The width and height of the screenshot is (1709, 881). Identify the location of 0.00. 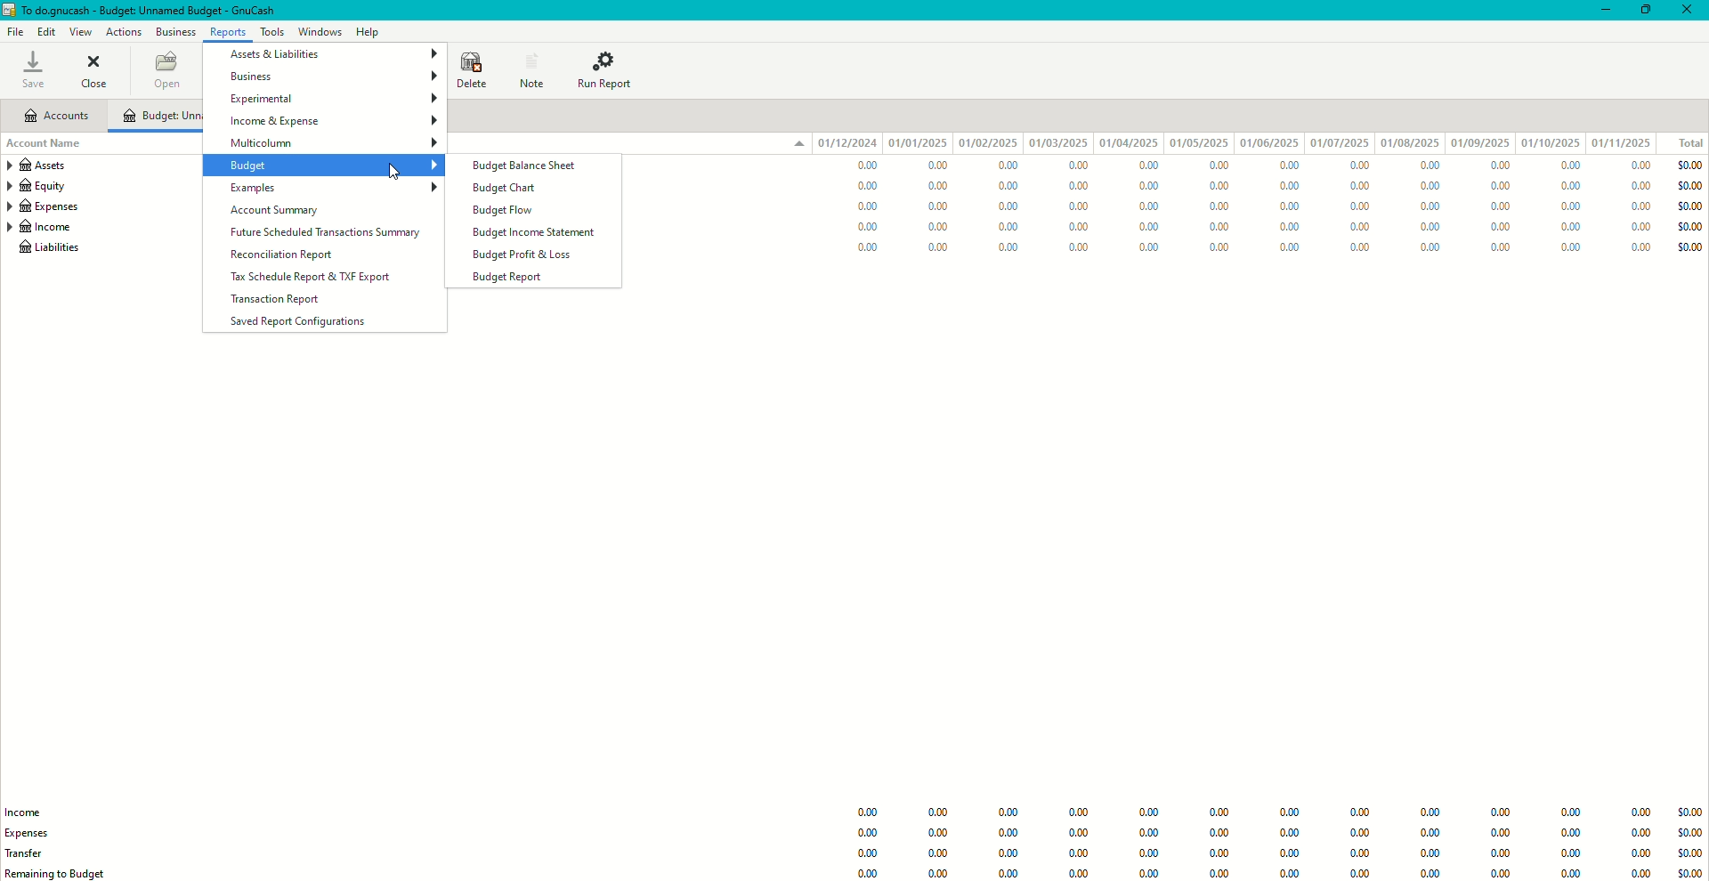
(1149, 228).